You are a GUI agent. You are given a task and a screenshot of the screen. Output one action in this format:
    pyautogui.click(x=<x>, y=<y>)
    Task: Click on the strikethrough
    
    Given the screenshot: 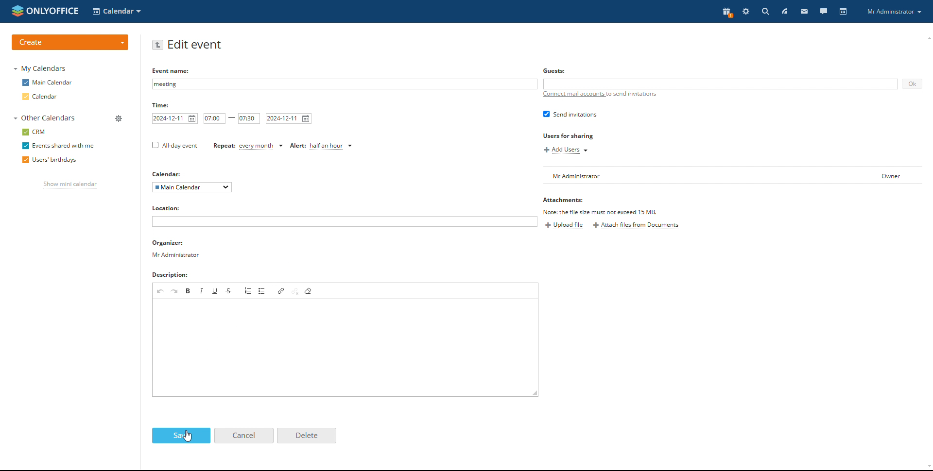 What is the action you would take?
    pyautogui.click(x=229, y=290)
    